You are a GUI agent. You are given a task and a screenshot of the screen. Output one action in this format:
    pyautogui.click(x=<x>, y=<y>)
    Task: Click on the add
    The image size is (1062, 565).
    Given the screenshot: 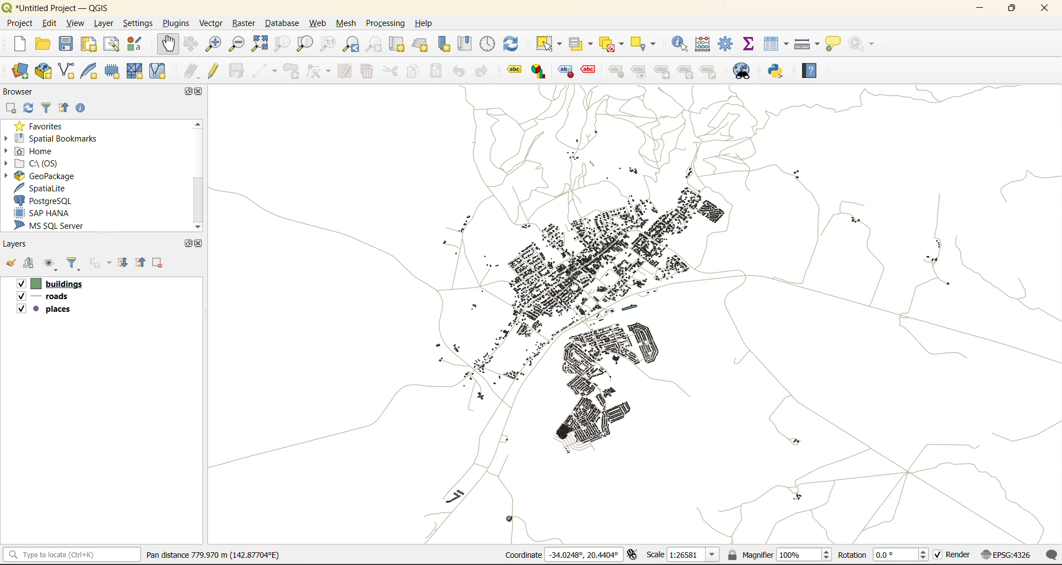 What is the action you would take?
    pyautogui.click(x=8, y=108)
    